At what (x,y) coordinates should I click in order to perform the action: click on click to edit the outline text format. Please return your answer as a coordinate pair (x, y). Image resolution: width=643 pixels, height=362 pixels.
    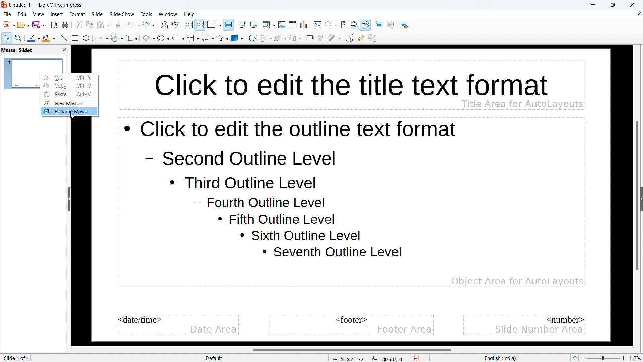
    Looking at the image, I should click on (293, 131).